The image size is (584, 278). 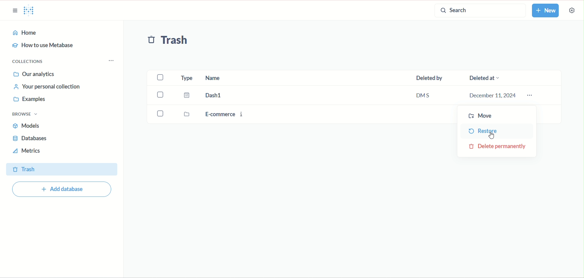 What do you see at coordinates (478, 10) in the screenshot?
I see `search` at bounding box center [478, 10].